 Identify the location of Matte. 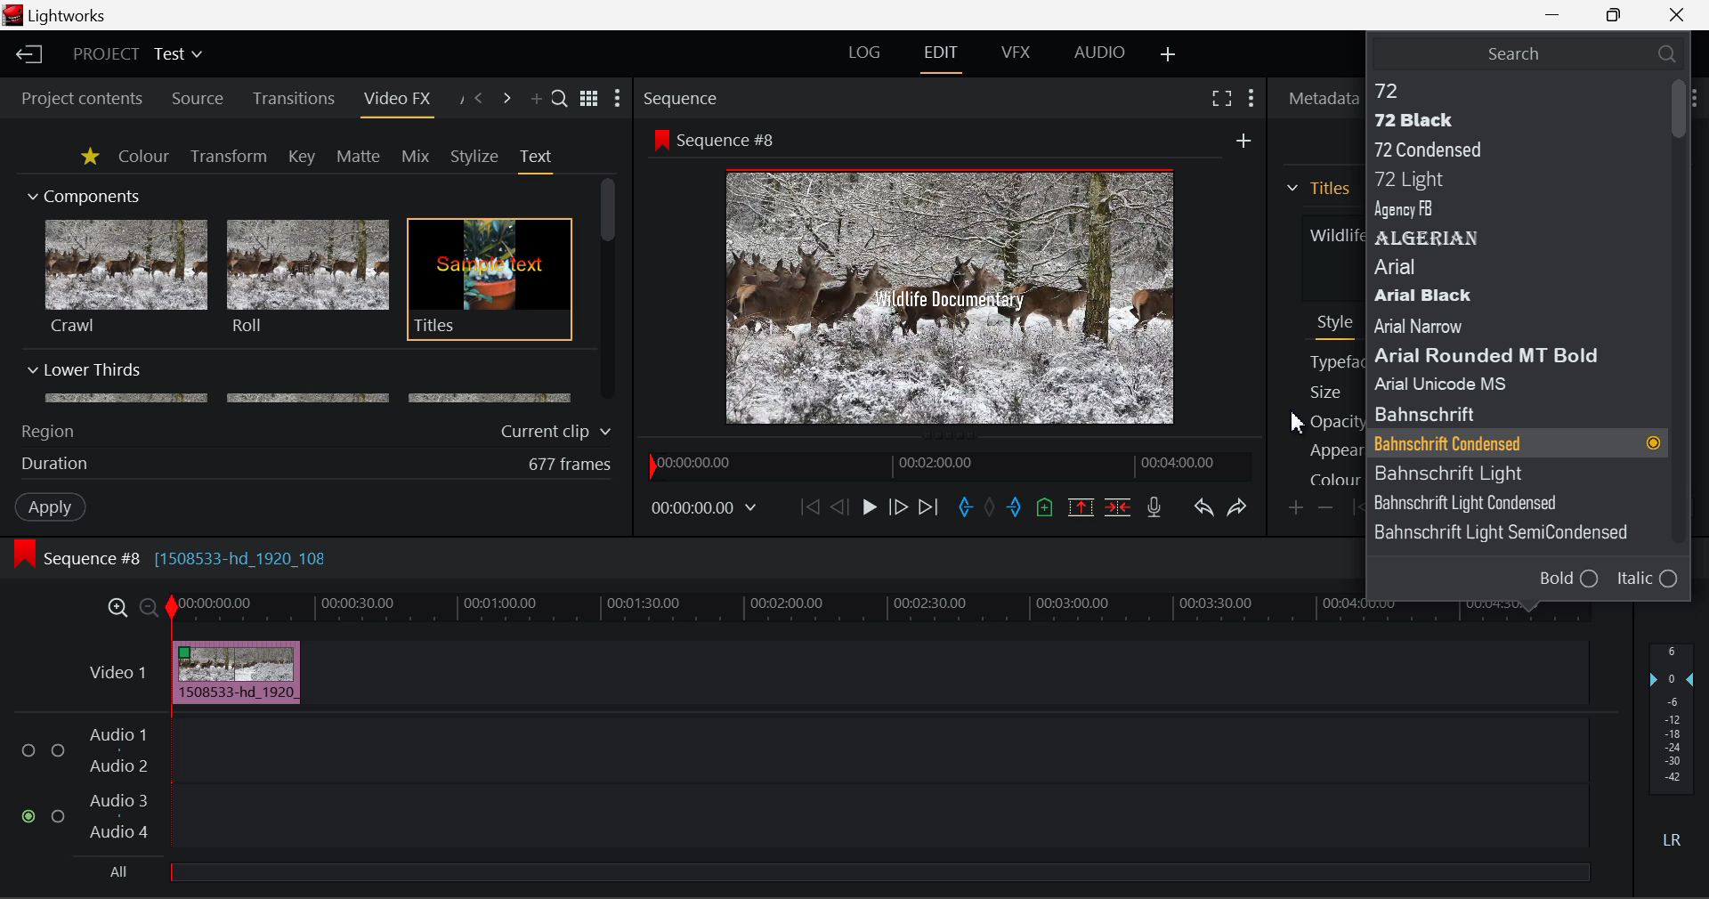
(357, 156).